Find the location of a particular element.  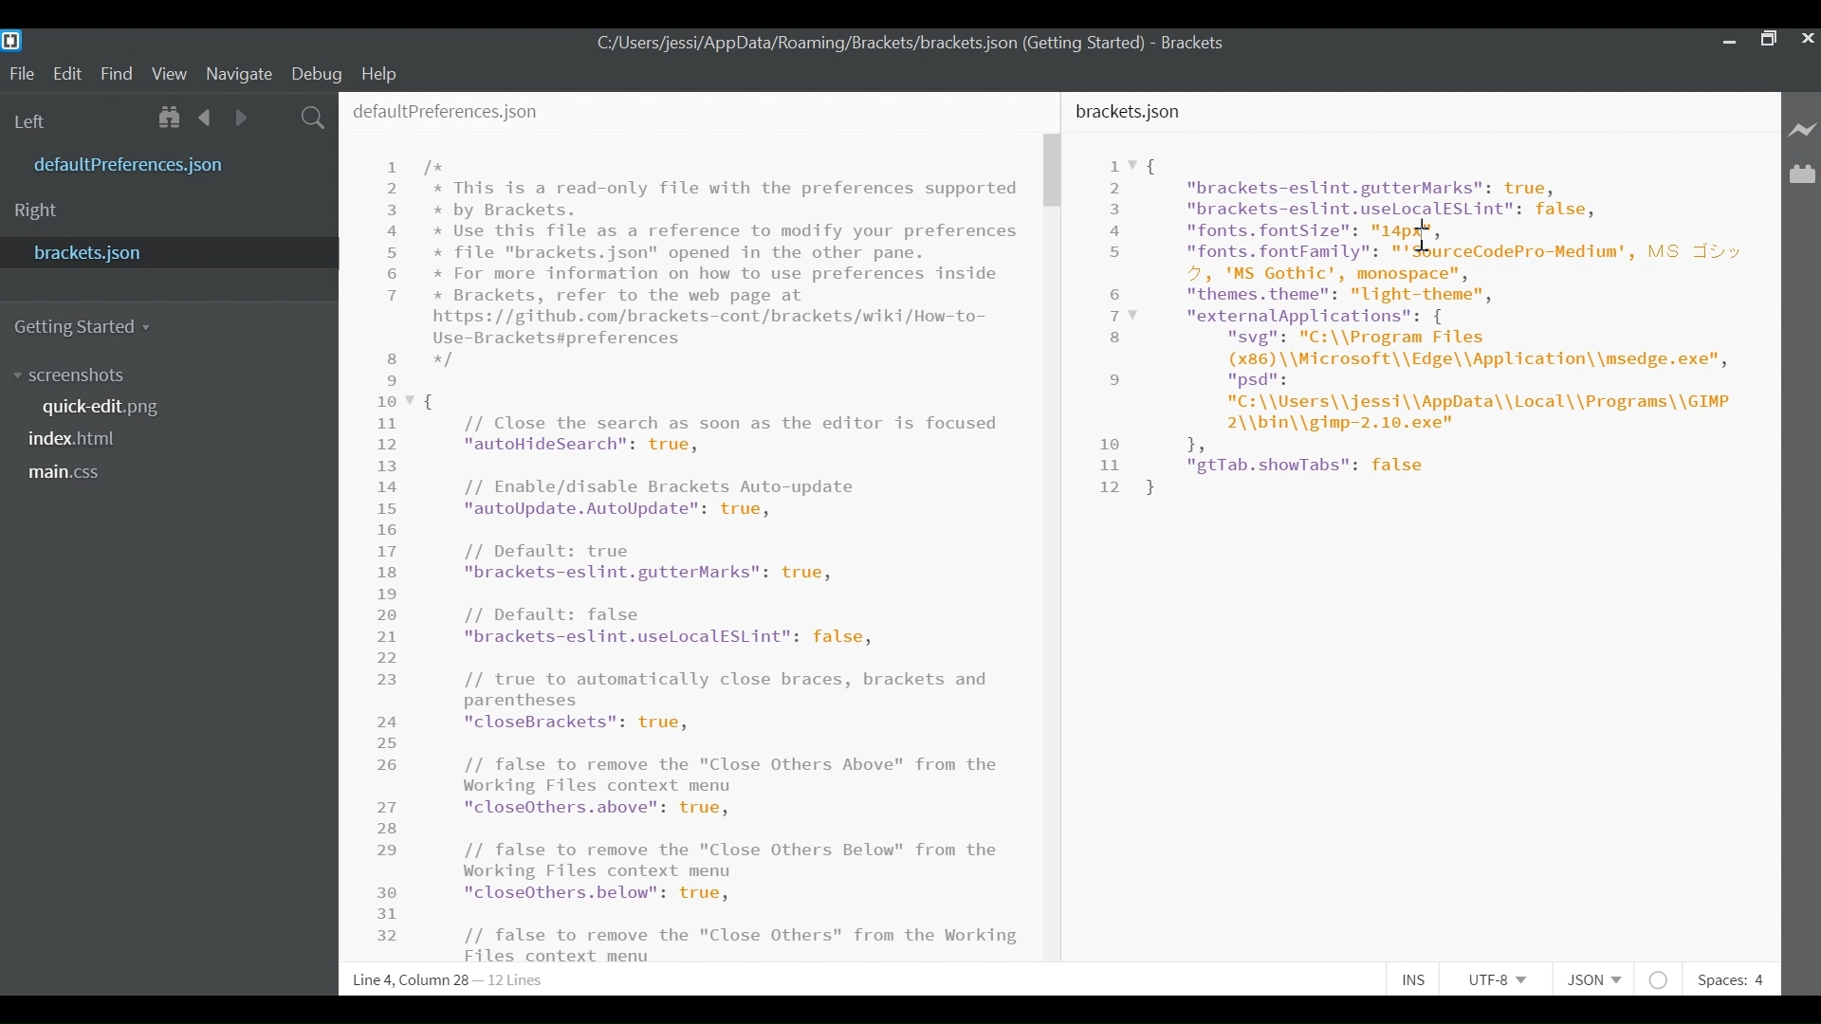

Vertical Scroll bar is located at coordinates (1054, 173).